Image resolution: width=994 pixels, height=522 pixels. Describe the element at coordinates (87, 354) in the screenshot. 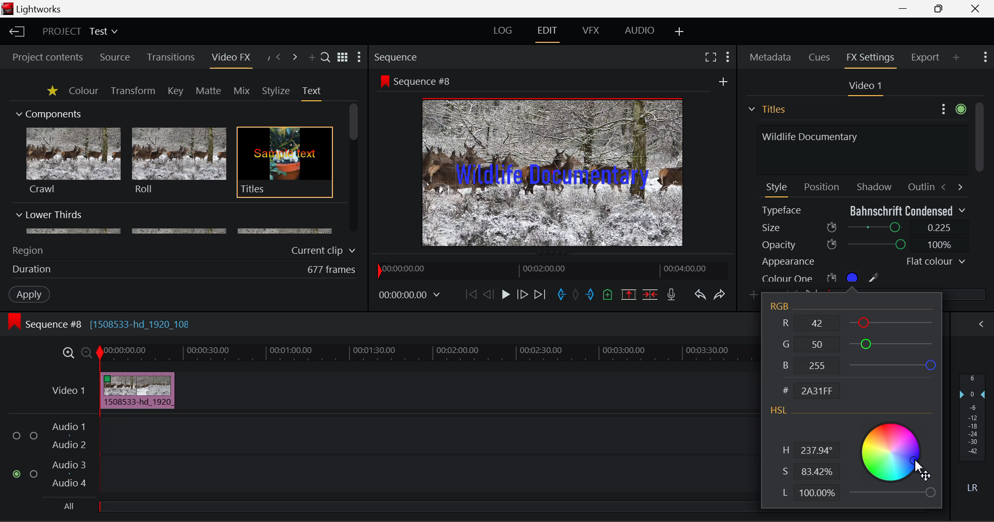

I see `Zoom Out Timeline` at that location.